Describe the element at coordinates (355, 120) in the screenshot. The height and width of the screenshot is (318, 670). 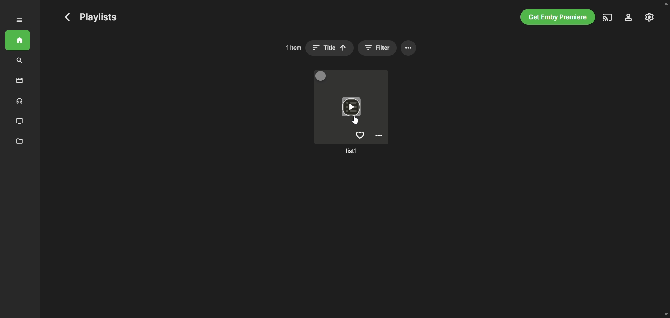
I see `Cursor` at that location.